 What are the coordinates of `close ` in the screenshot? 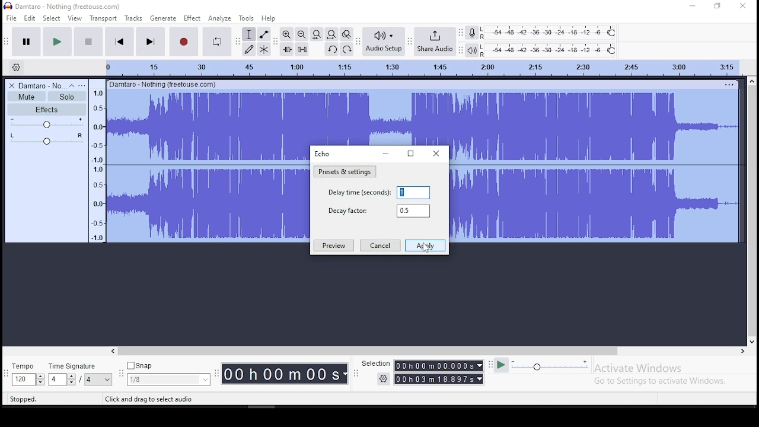 It's located at (741, 6).